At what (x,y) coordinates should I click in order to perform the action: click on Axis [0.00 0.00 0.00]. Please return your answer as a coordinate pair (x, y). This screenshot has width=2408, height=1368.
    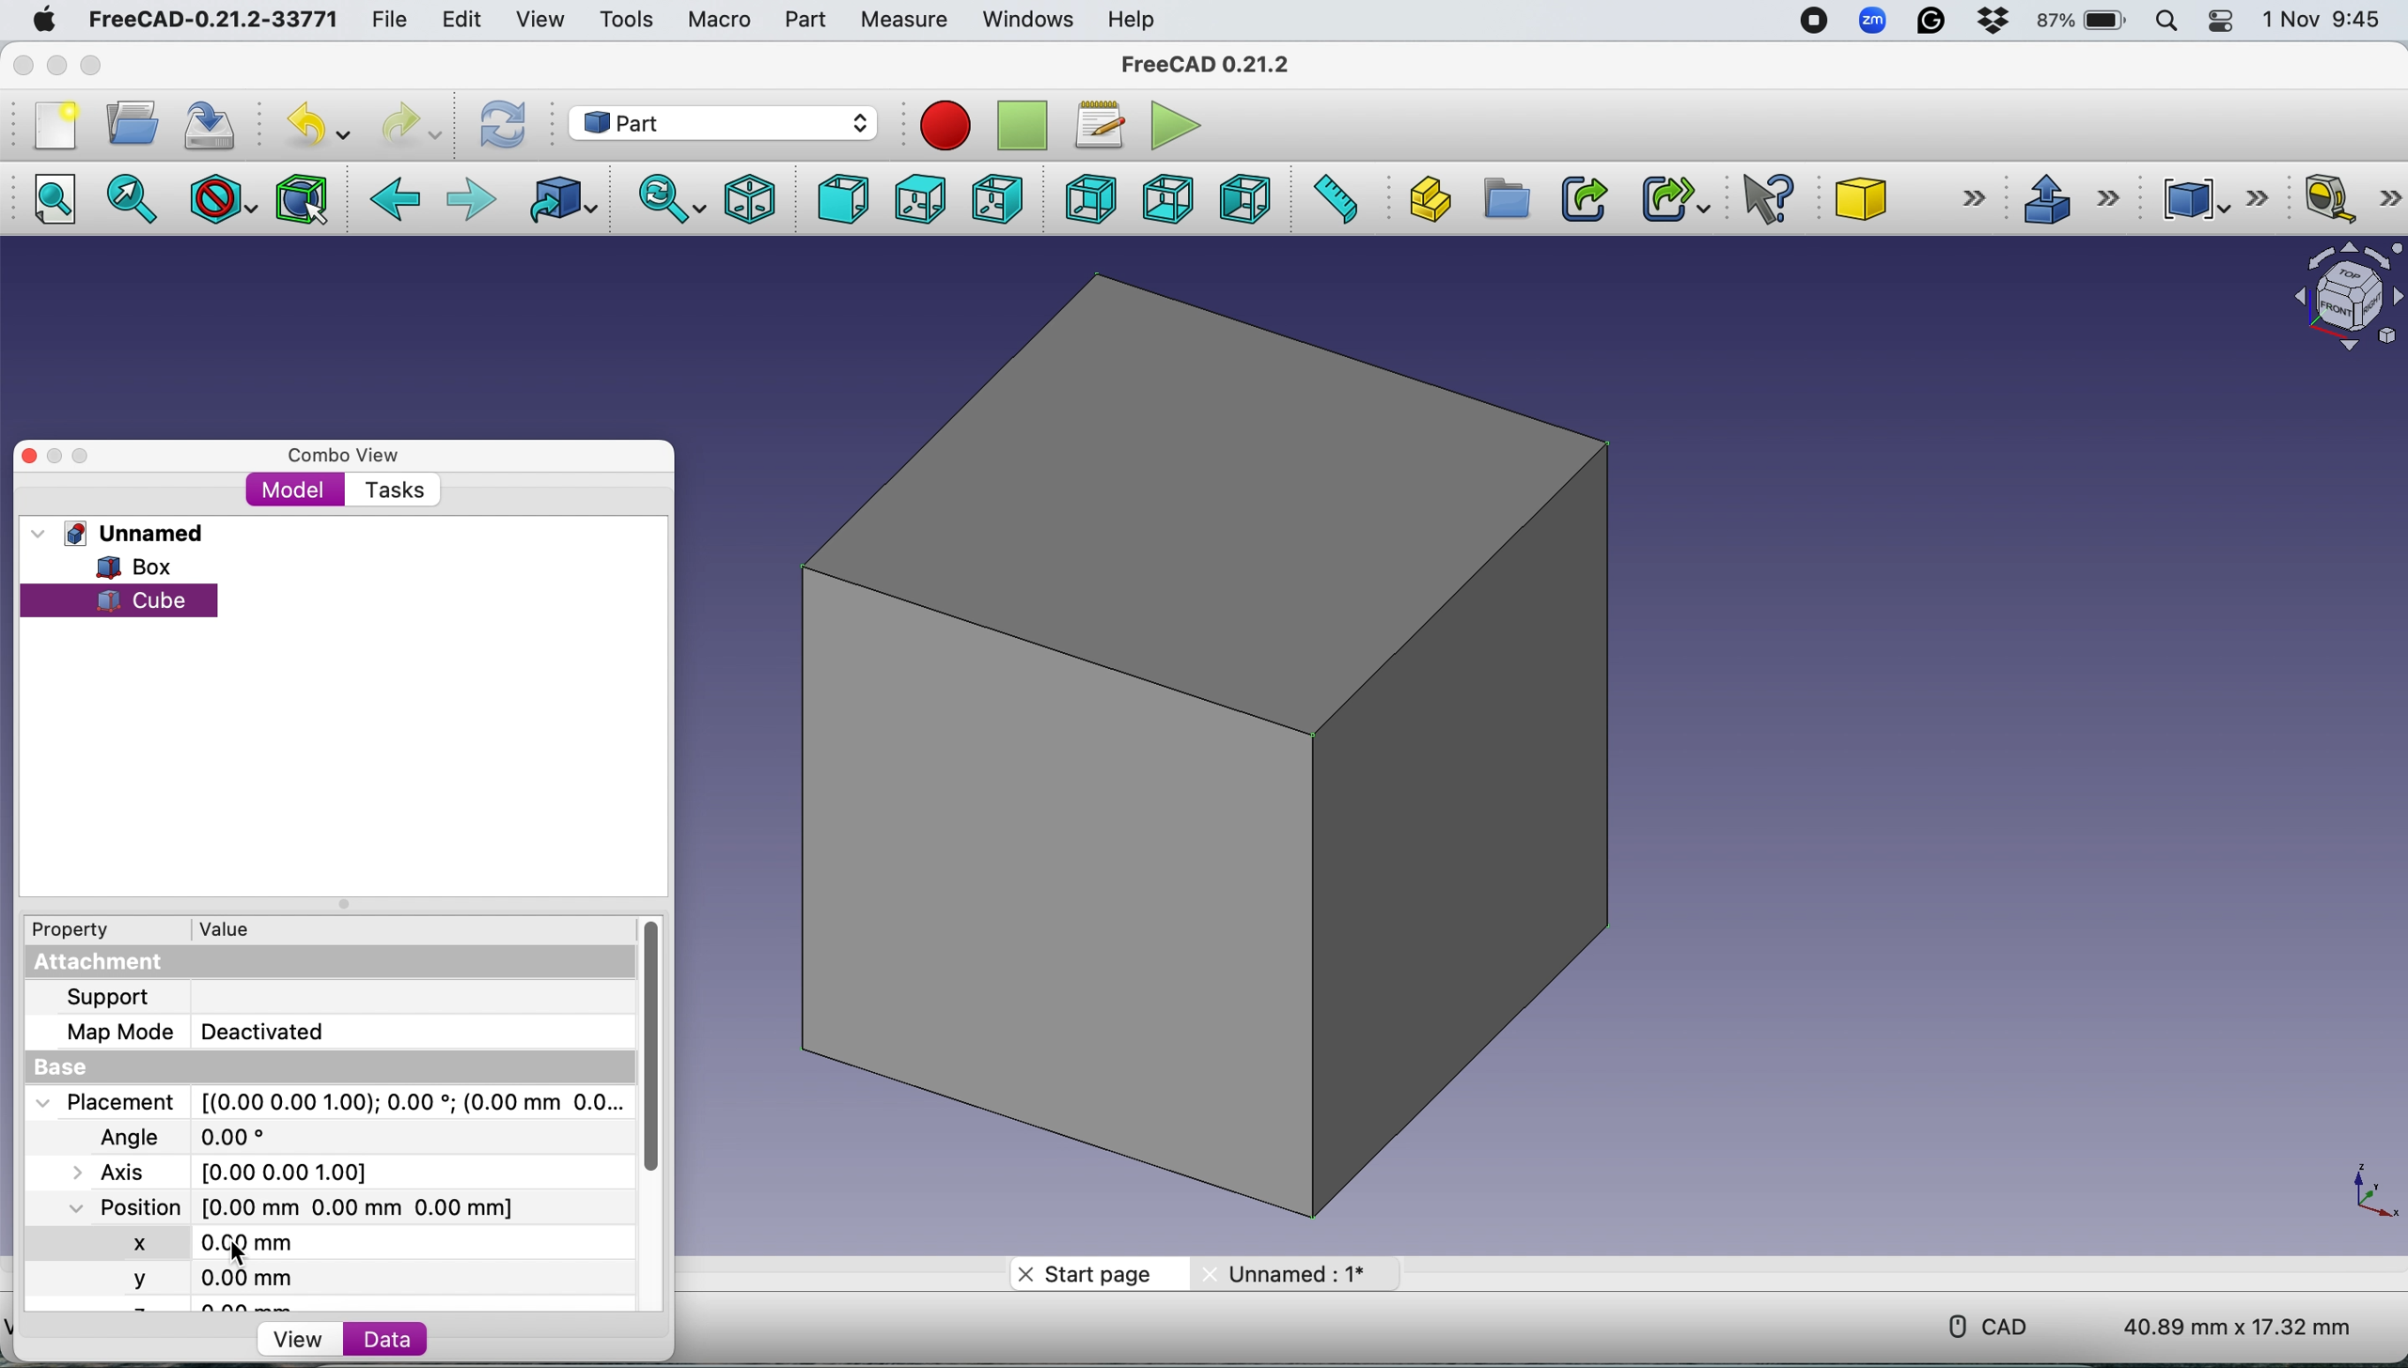
    Looking at the image, I should click on (237, 1172).